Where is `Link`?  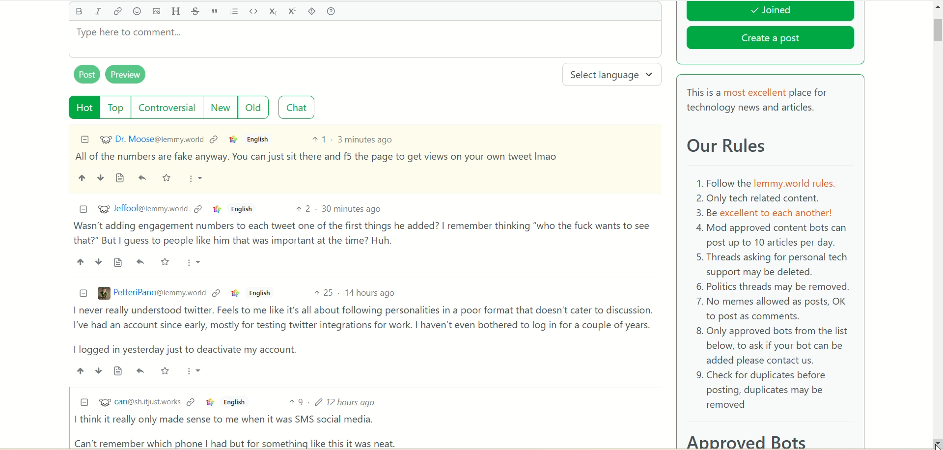
Link is located at coordinates (191, 402).